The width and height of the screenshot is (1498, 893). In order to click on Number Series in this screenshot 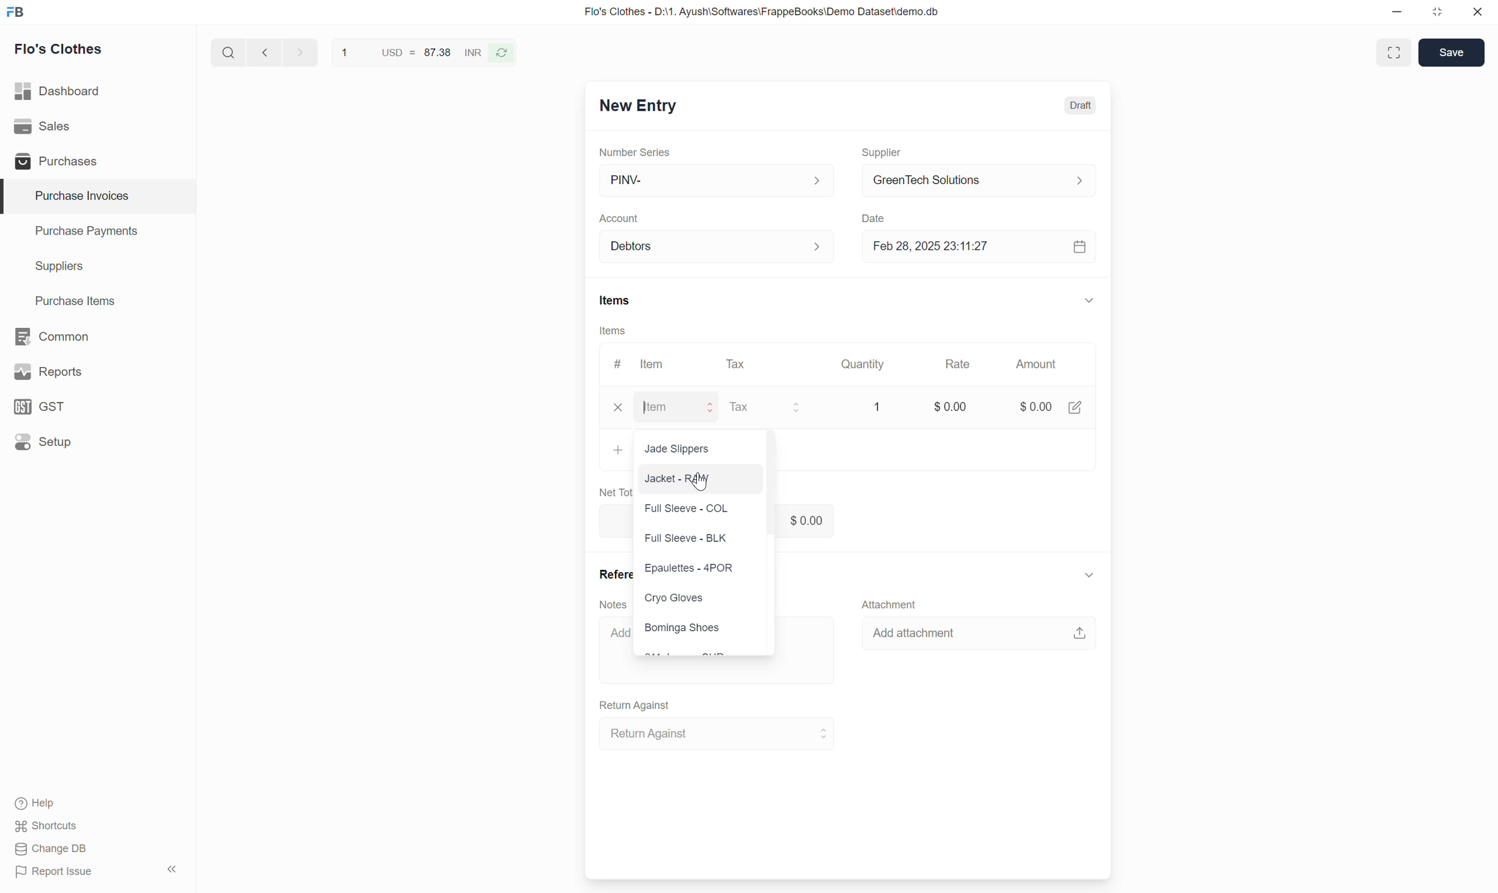, I will do `click(634, 152)`.